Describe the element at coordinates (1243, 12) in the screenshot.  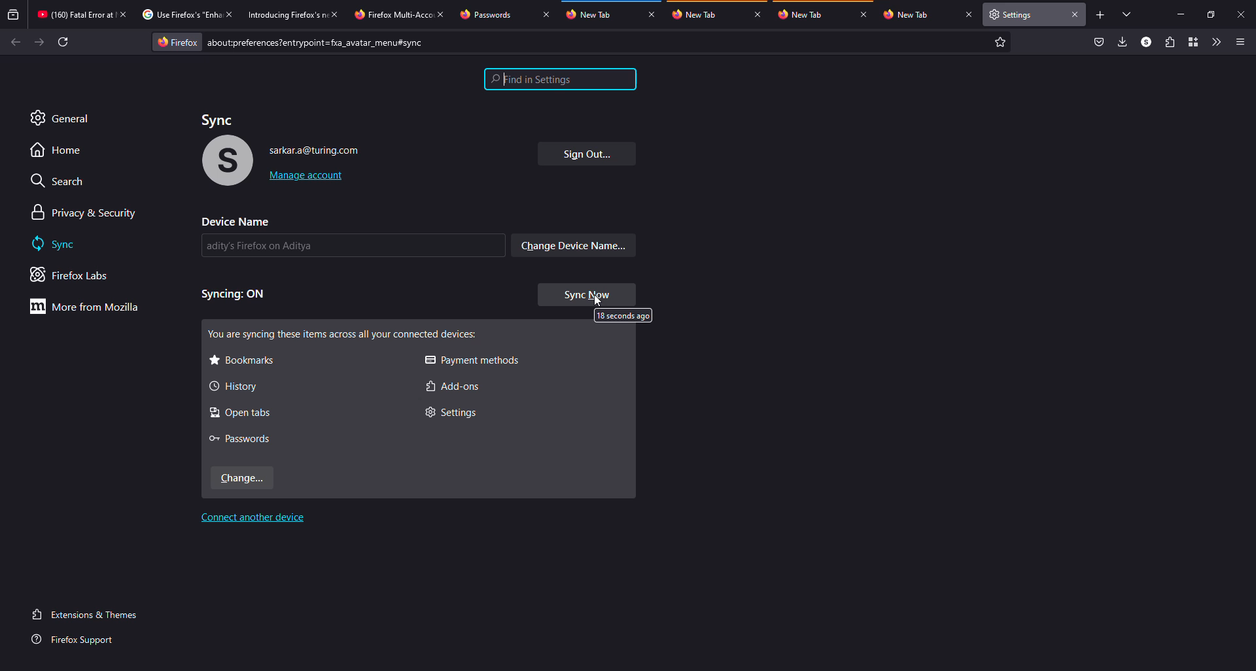
I see `close` at that location.